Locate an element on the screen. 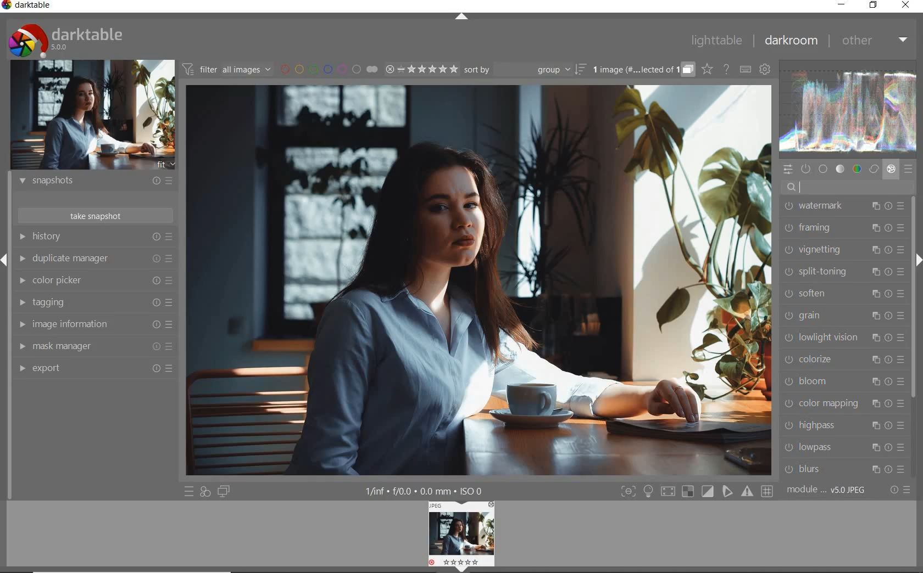 The height and width of the screenshot is (573, 923). grain is located at coordinates (844, 316).